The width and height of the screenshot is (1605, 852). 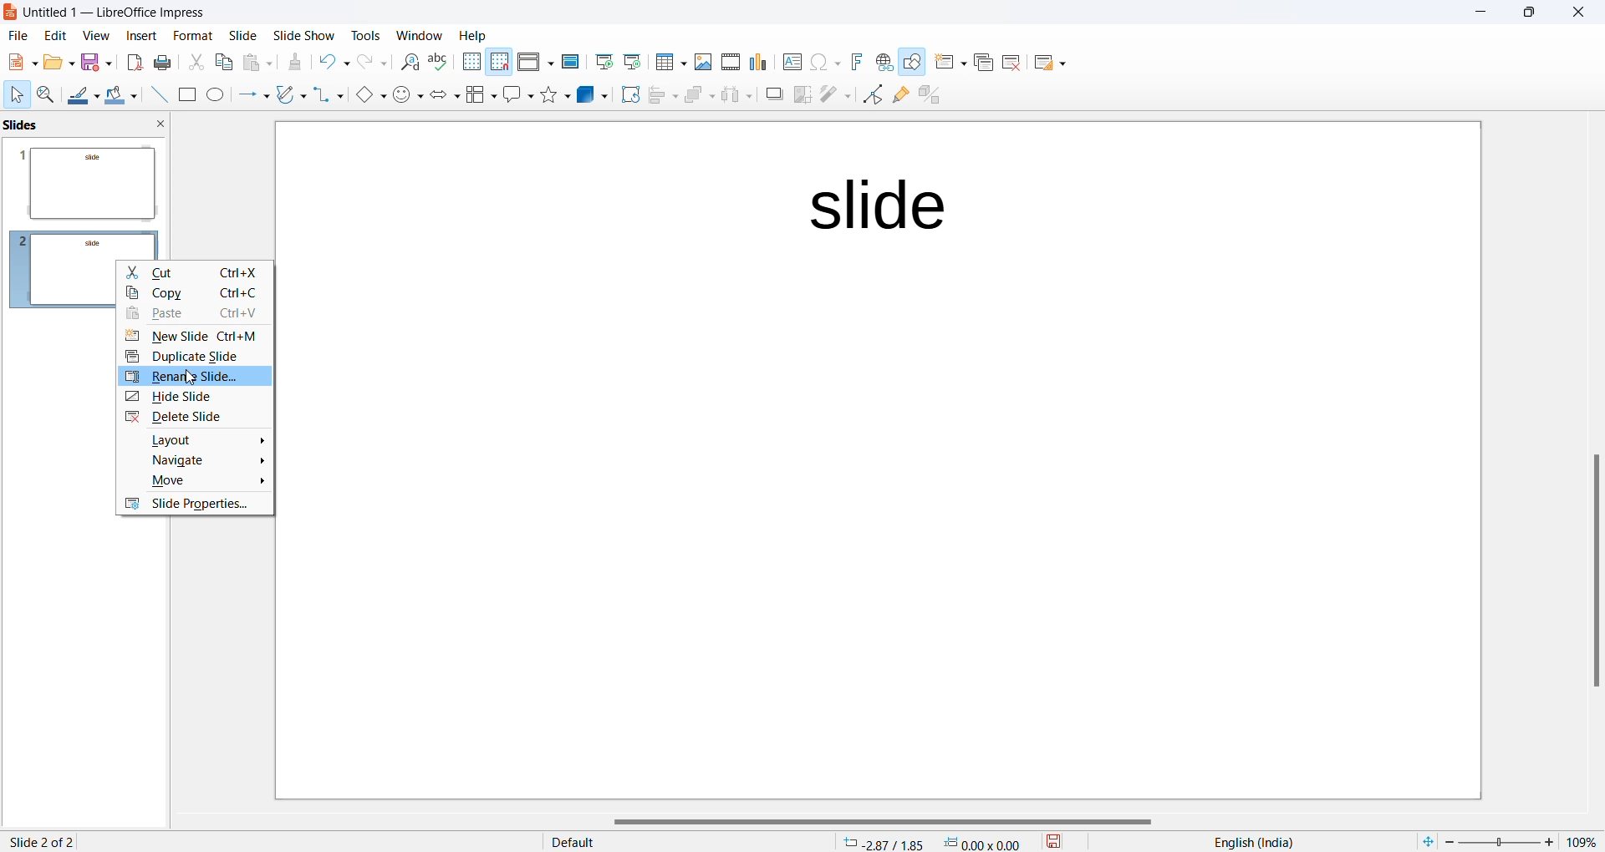 What do you see at coordinates (214, 95) in the screenshot?
I see `Ellipse` at bounding box center [214, 95].